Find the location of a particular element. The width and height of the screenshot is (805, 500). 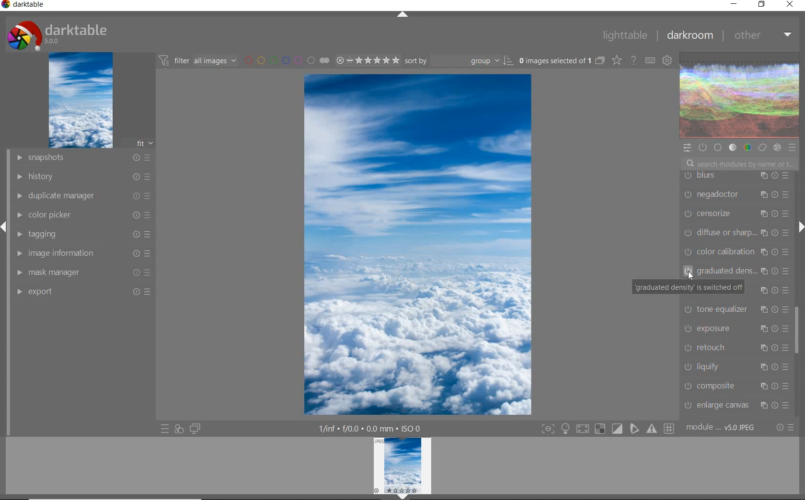

composite is located at coordinates (738, 386).